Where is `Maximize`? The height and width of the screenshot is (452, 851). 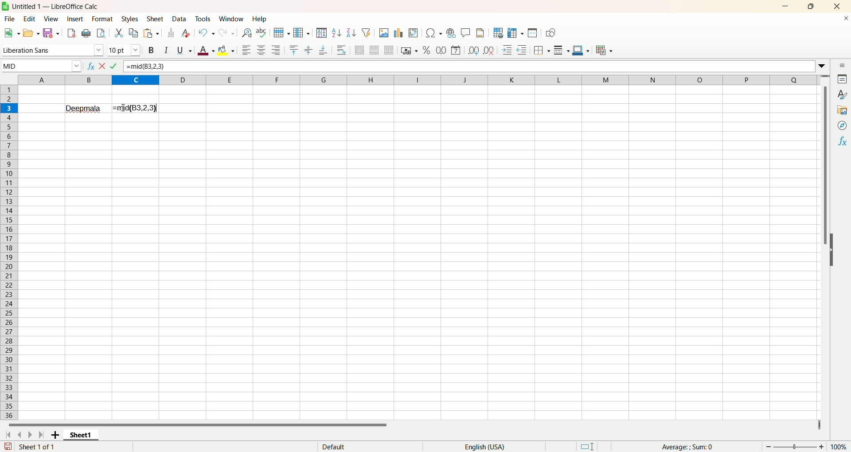 Maximize is located at coordinates (813, 5).